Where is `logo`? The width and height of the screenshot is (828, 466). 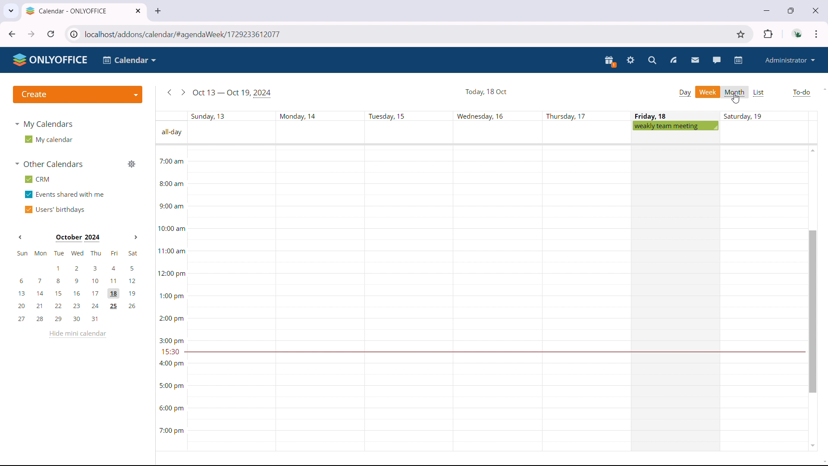 logo is located at coordinates (50, 60).